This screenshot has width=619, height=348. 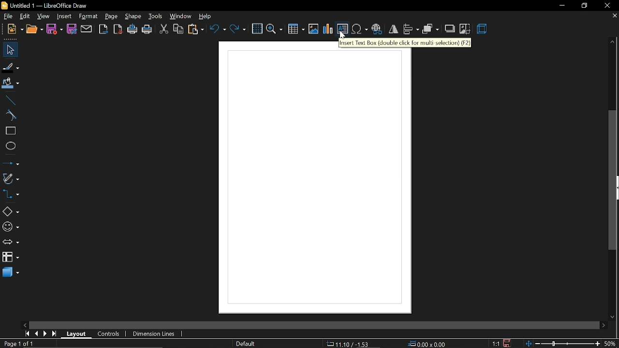 What do you see at coordinates (612, 16) in the screenshot?
I see `close current tab` at bounding box center [612, 16].